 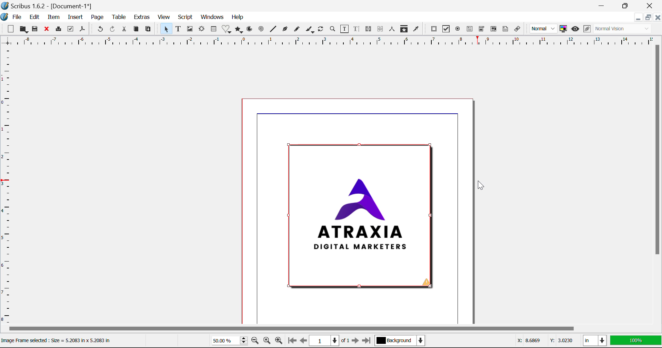 I want to click on Undo, so click(x=99, y=29).